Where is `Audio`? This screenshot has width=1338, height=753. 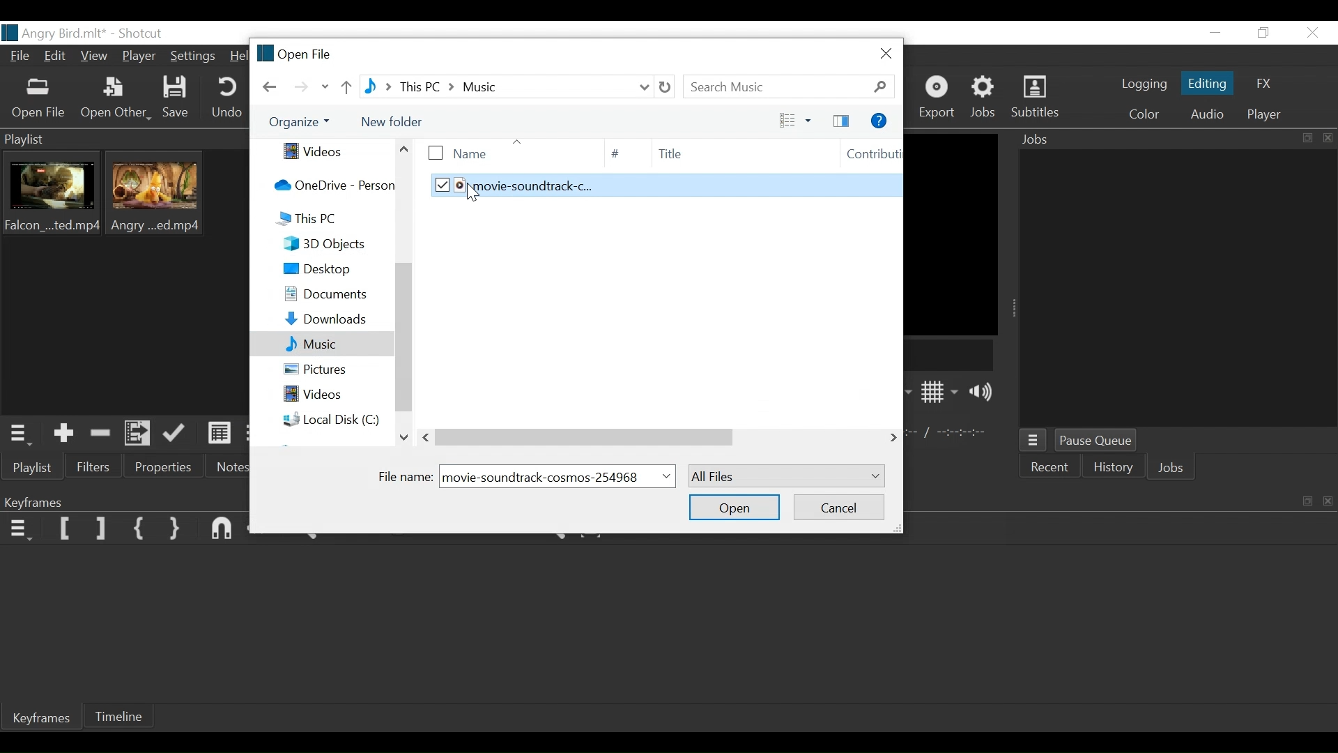 Audio is located at coordinates (1206, 113).